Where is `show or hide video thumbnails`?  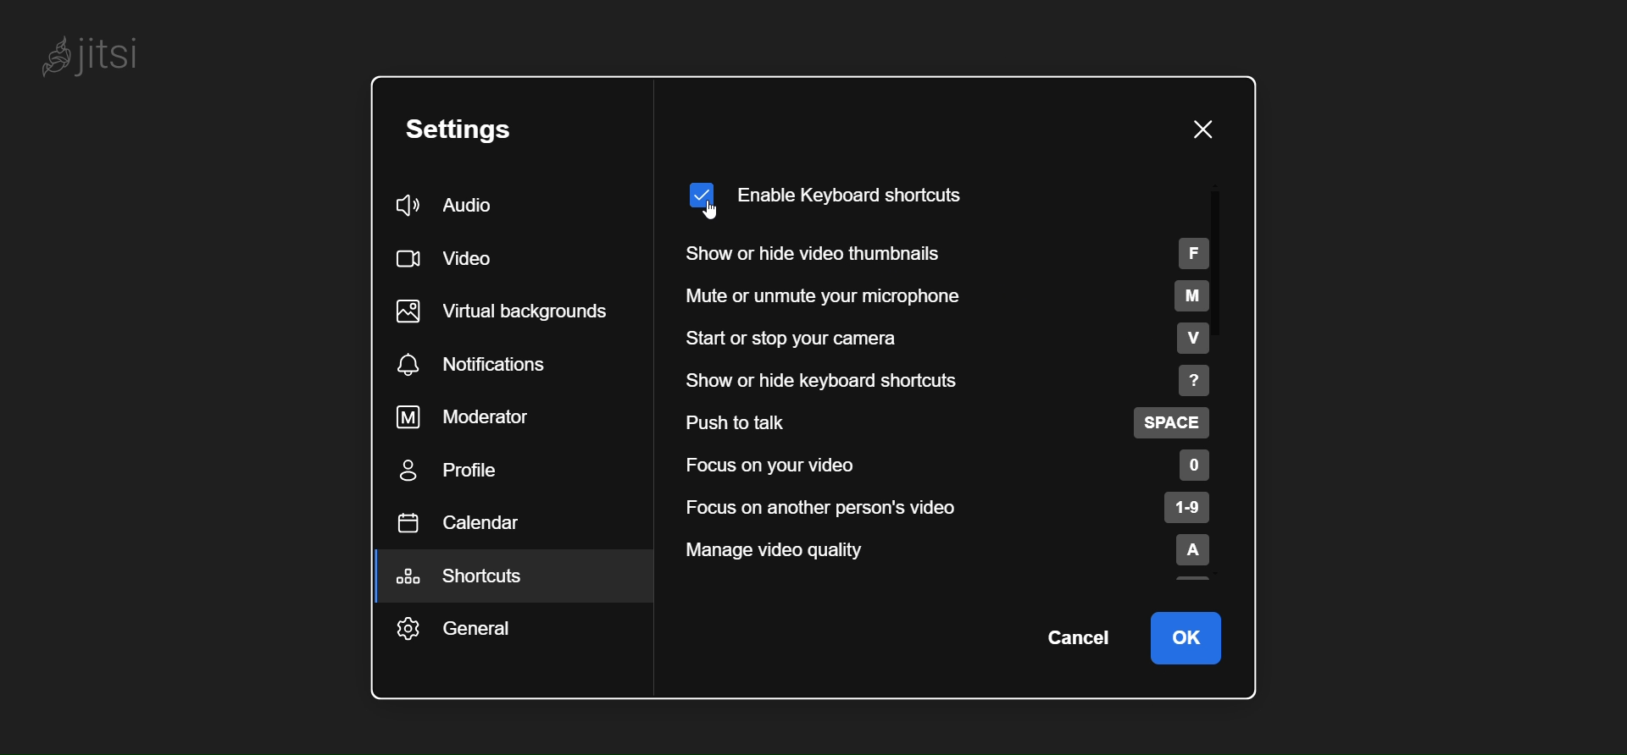 show or hide video thumbnails is located at coordinates (957, 251).